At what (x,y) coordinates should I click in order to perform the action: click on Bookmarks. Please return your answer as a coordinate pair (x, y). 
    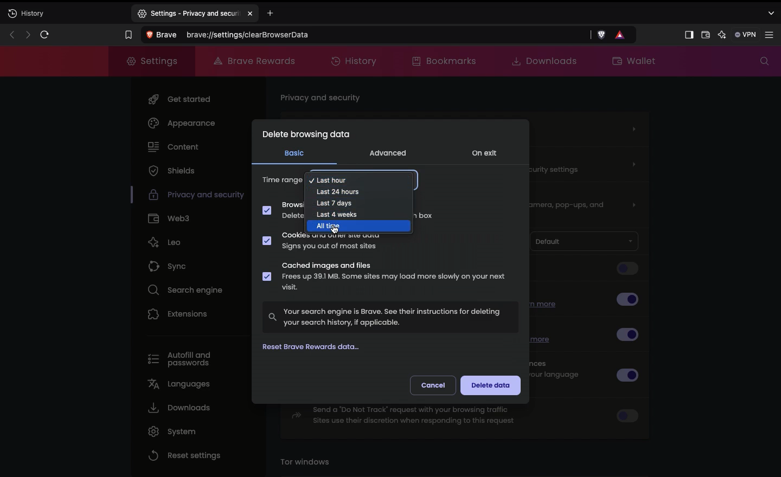
    Looking at the image, I should click on (447, 61).